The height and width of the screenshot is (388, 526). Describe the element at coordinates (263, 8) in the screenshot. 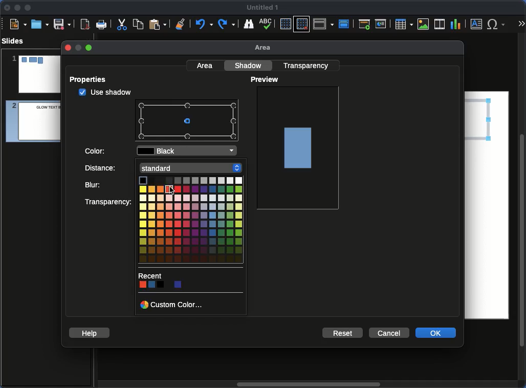

I see `Name` at that location.